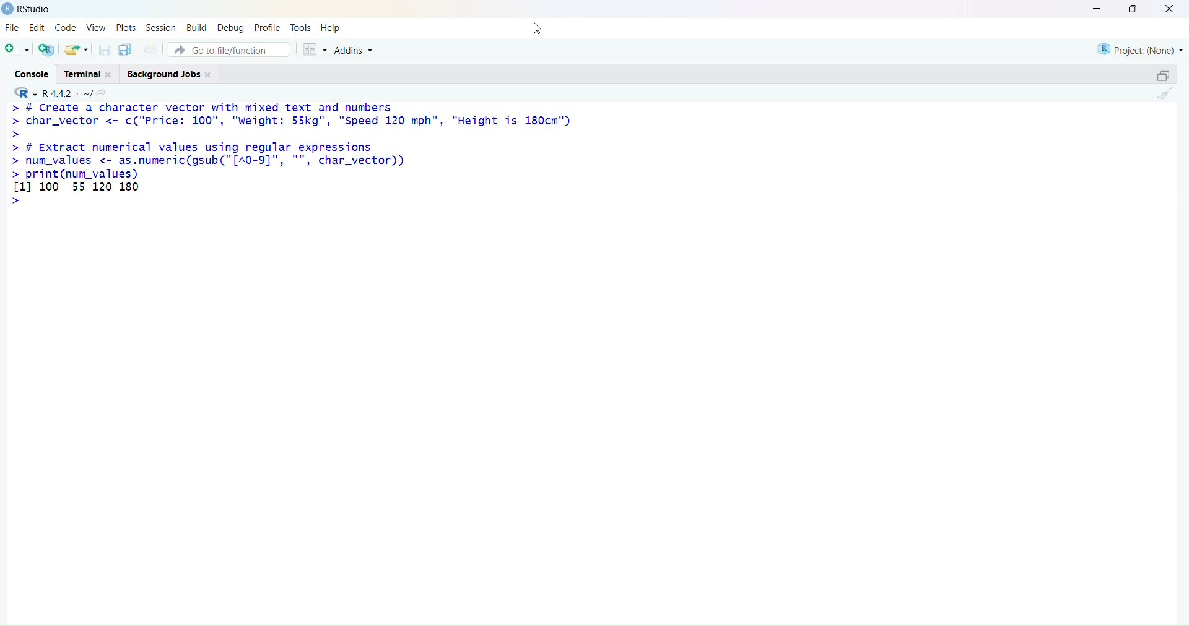 The width and height of the screenshot is (1189, 626). Describe the element at coordinates (65, 28) in the screenshot. I see `code` at that location.